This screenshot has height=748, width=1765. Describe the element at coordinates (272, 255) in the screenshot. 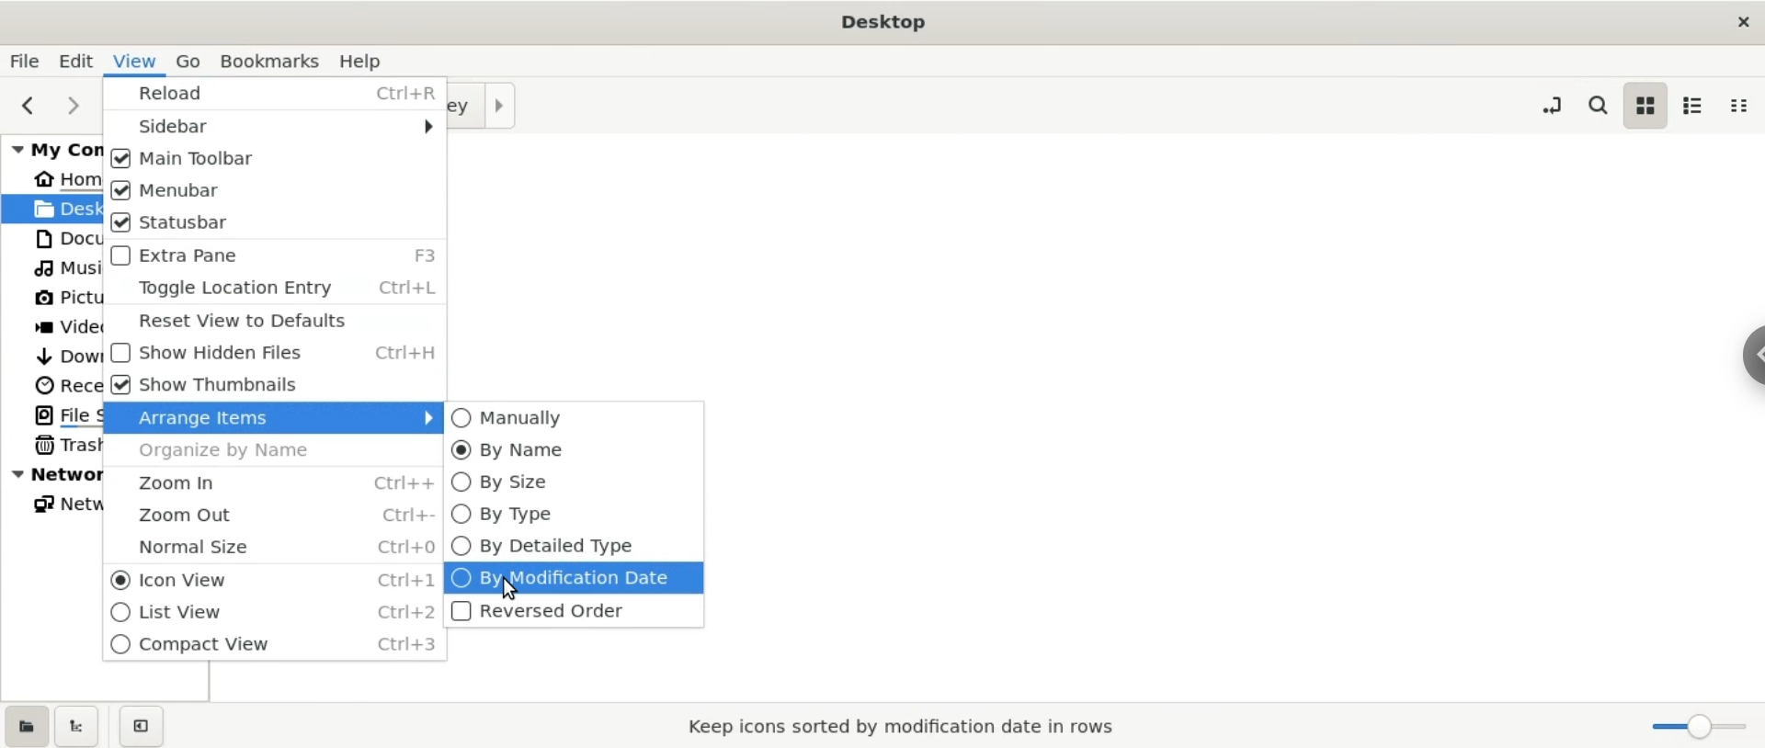

I see `extra page` at that location.